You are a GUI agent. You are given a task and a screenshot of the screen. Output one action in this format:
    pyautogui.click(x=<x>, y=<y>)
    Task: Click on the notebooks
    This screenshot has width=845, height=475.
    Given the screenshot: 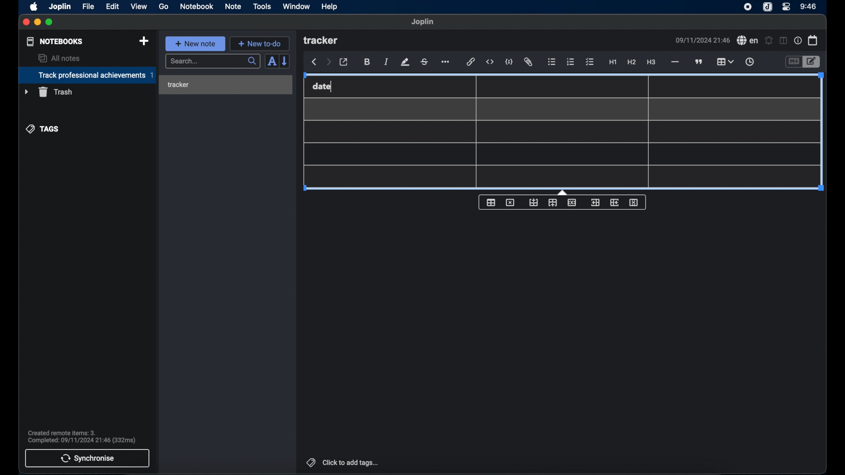 What is the action you would take?
    pyautogui.click(x=54, y=41)
    